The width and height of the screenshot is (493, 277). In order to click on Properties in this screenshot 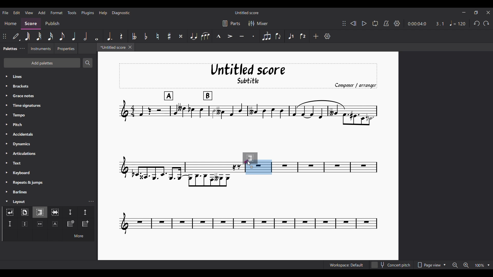, I will do `click(66, 48)`.